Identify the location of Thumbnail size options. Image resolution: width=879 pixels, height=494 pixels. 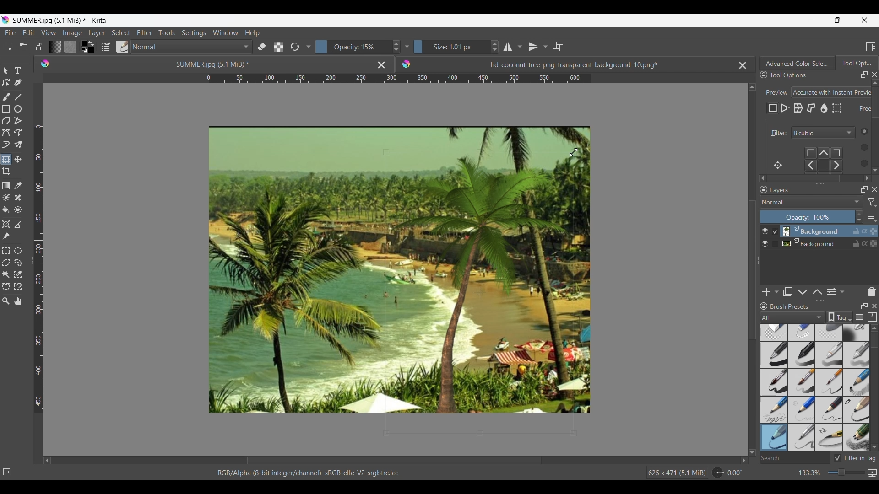
(872, 217).